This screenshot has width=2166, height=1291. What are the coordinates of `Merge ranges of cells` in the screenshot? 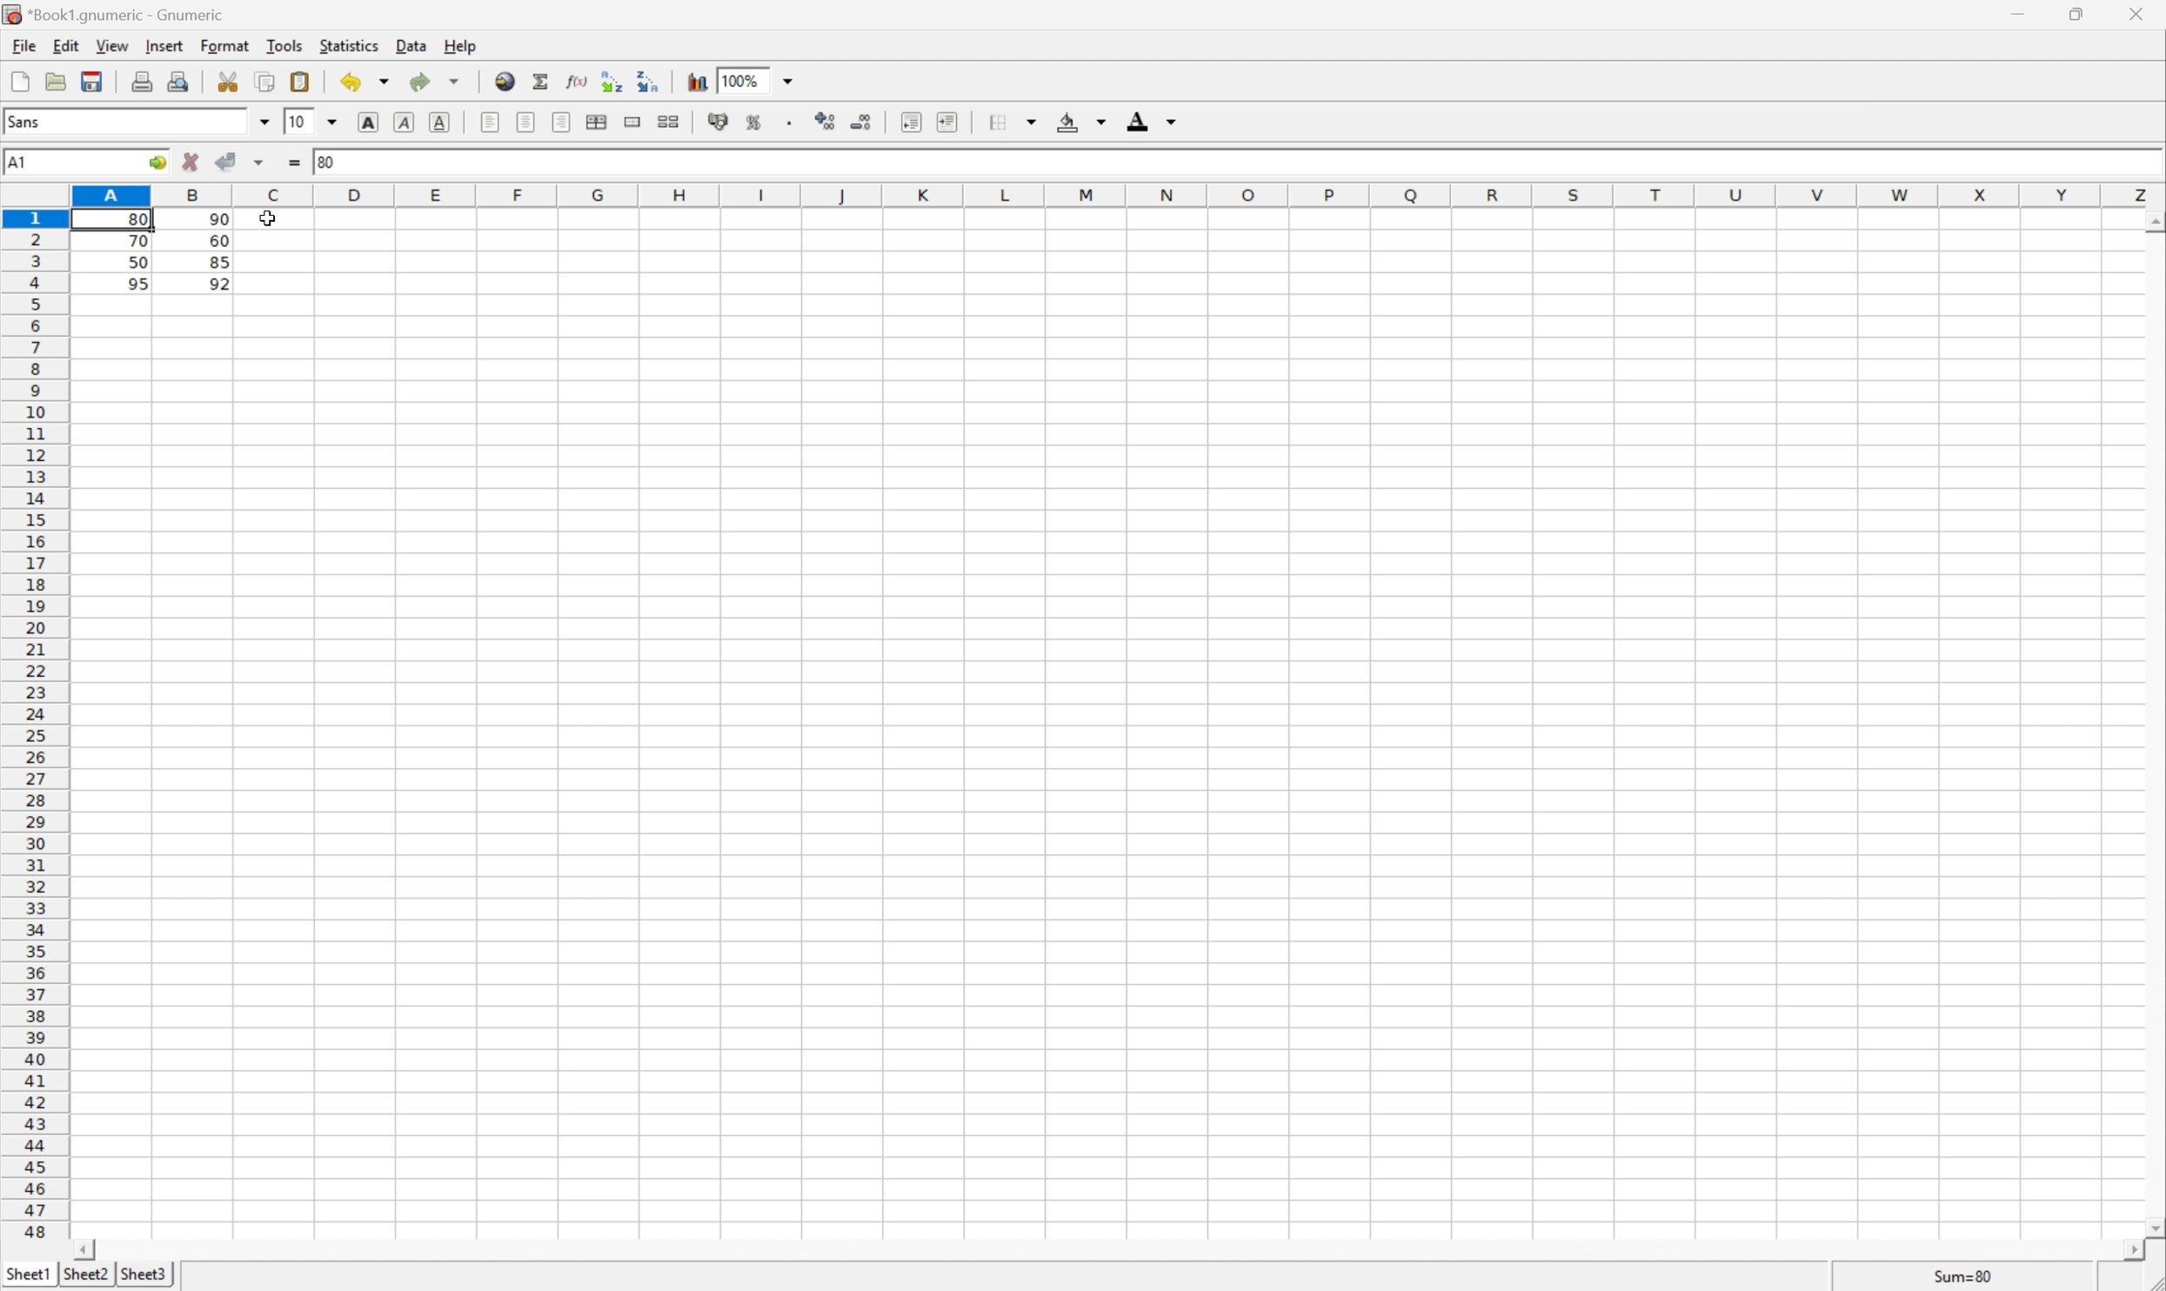 It's located at (634, 122).